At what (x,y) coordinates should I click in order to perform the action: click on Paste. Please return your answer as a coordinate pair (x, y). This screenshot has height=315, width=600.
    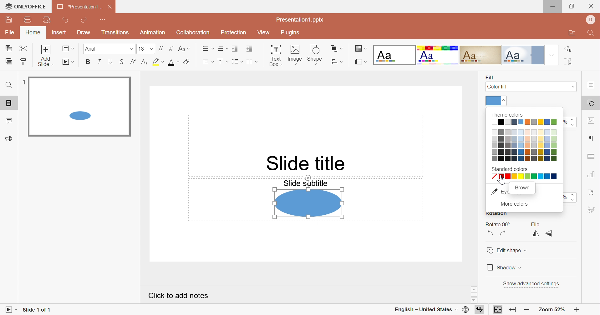
    Looking at the image, I should click on (10, 62).